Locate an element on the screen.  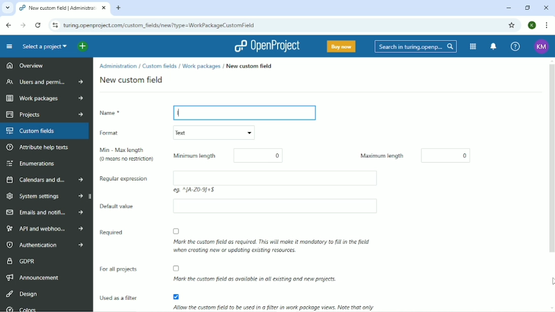
Mark the custom field as required. THis will make it mandatory to fill in the field when creating new or updating existing resources is located at coordinates (267, 239).